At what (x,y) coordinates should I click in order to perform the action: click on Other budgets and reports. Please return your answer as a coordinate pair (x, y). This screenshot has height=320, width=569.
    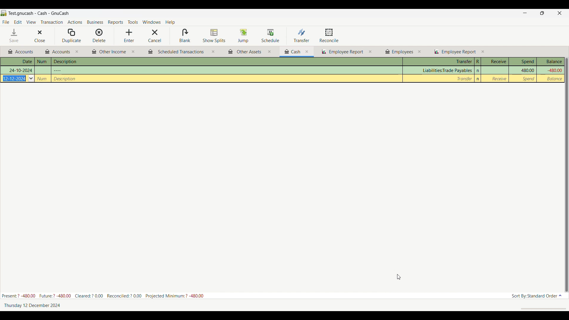
    Looking at the image, I should click on (245, 52).